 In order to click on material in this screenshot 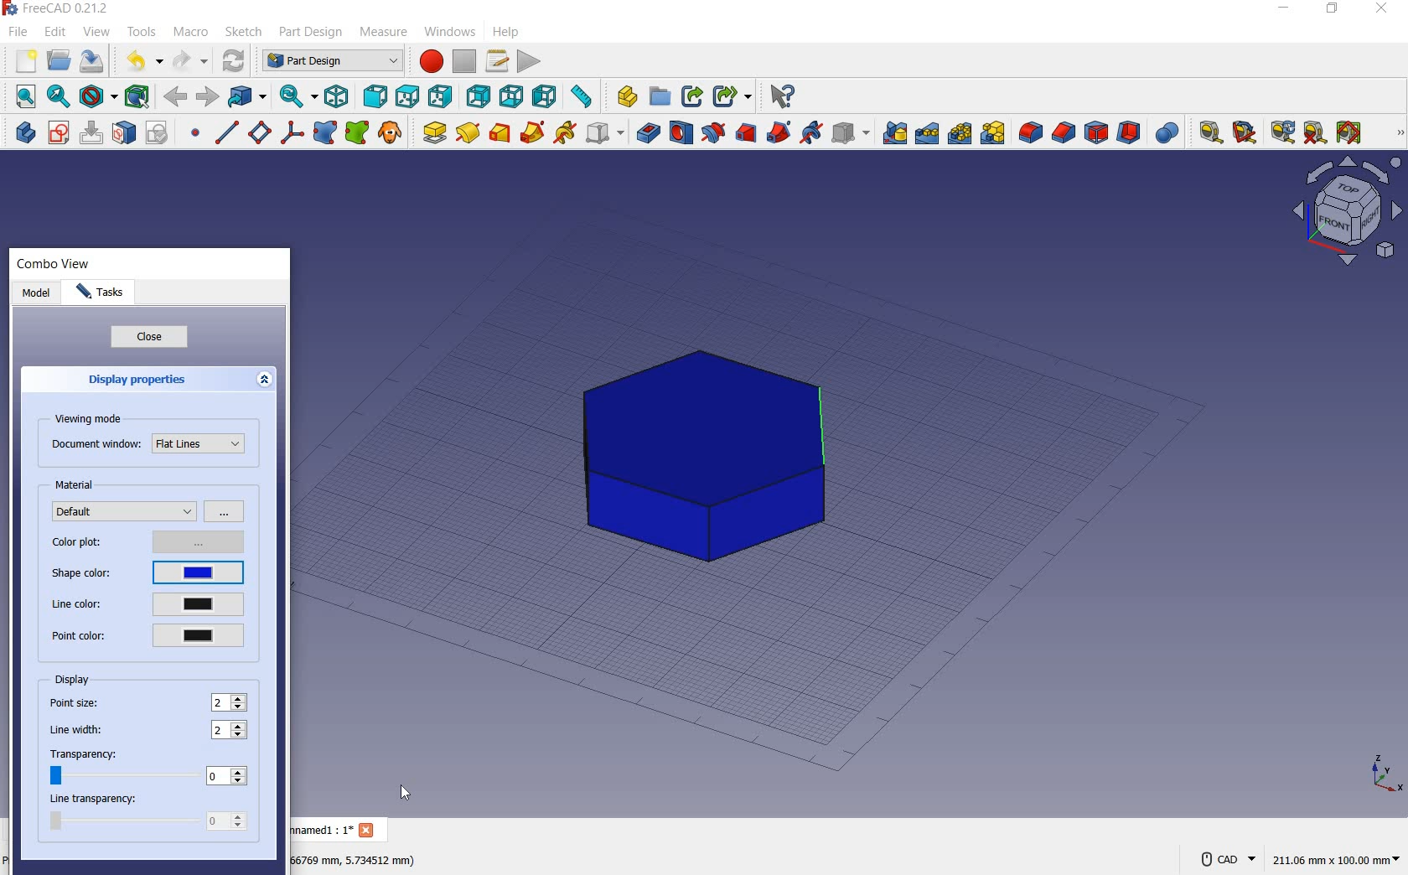, I will do `click(80, 483)`.